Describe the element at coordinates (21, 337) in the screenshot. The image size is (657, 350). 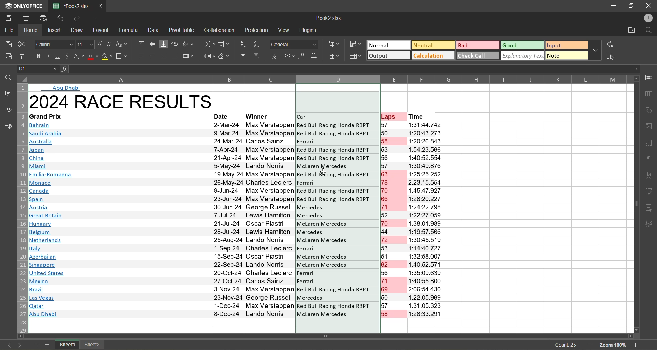
I see `move left` at that location.